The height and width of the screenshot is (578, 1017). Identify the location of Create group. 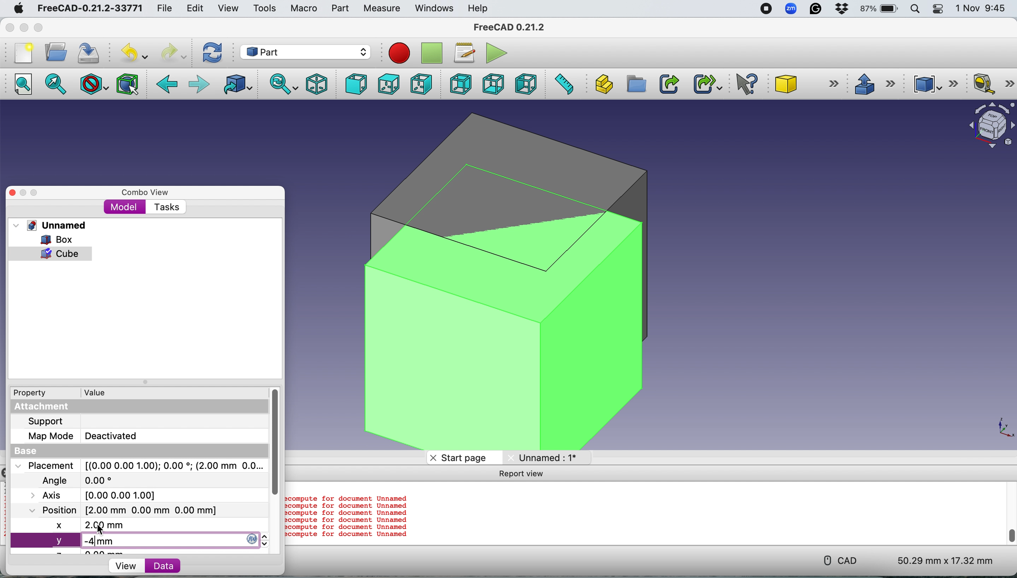
(635, 84).